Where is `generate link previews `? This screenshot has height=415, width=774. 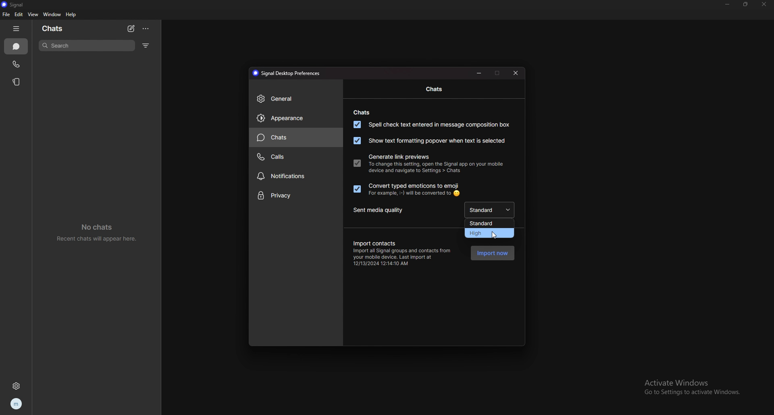 generate link previews  is located at coordinates (399, 157).